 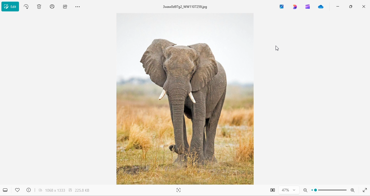 I want to click on Zoom percentage, so click(x=289, y=189).